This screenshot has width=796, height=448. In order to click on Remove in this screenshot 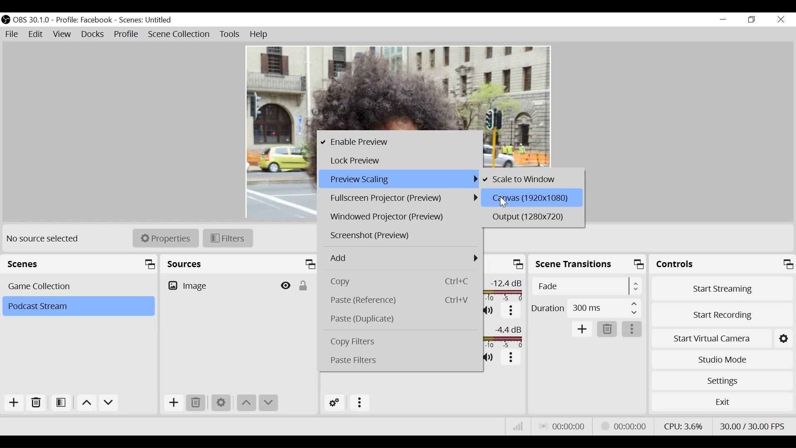, I will do `click(608, 329)`.